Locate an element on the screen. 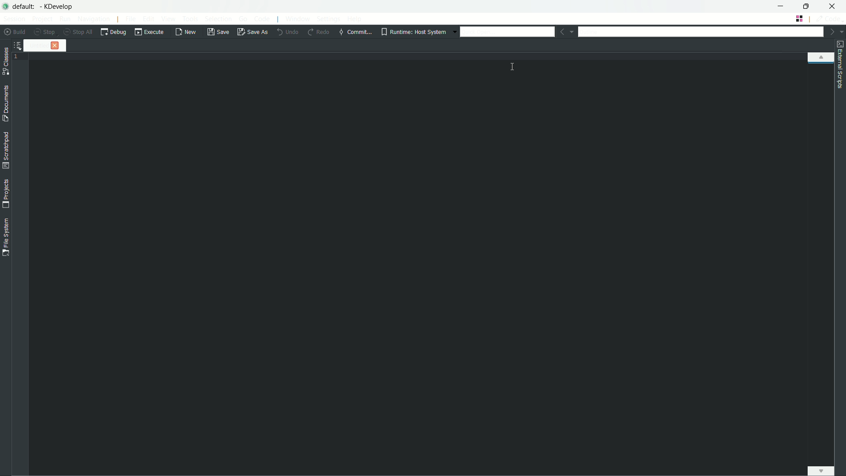 The height and width of the screenshot is (476, 846). new is located at coordinates (187, 32).